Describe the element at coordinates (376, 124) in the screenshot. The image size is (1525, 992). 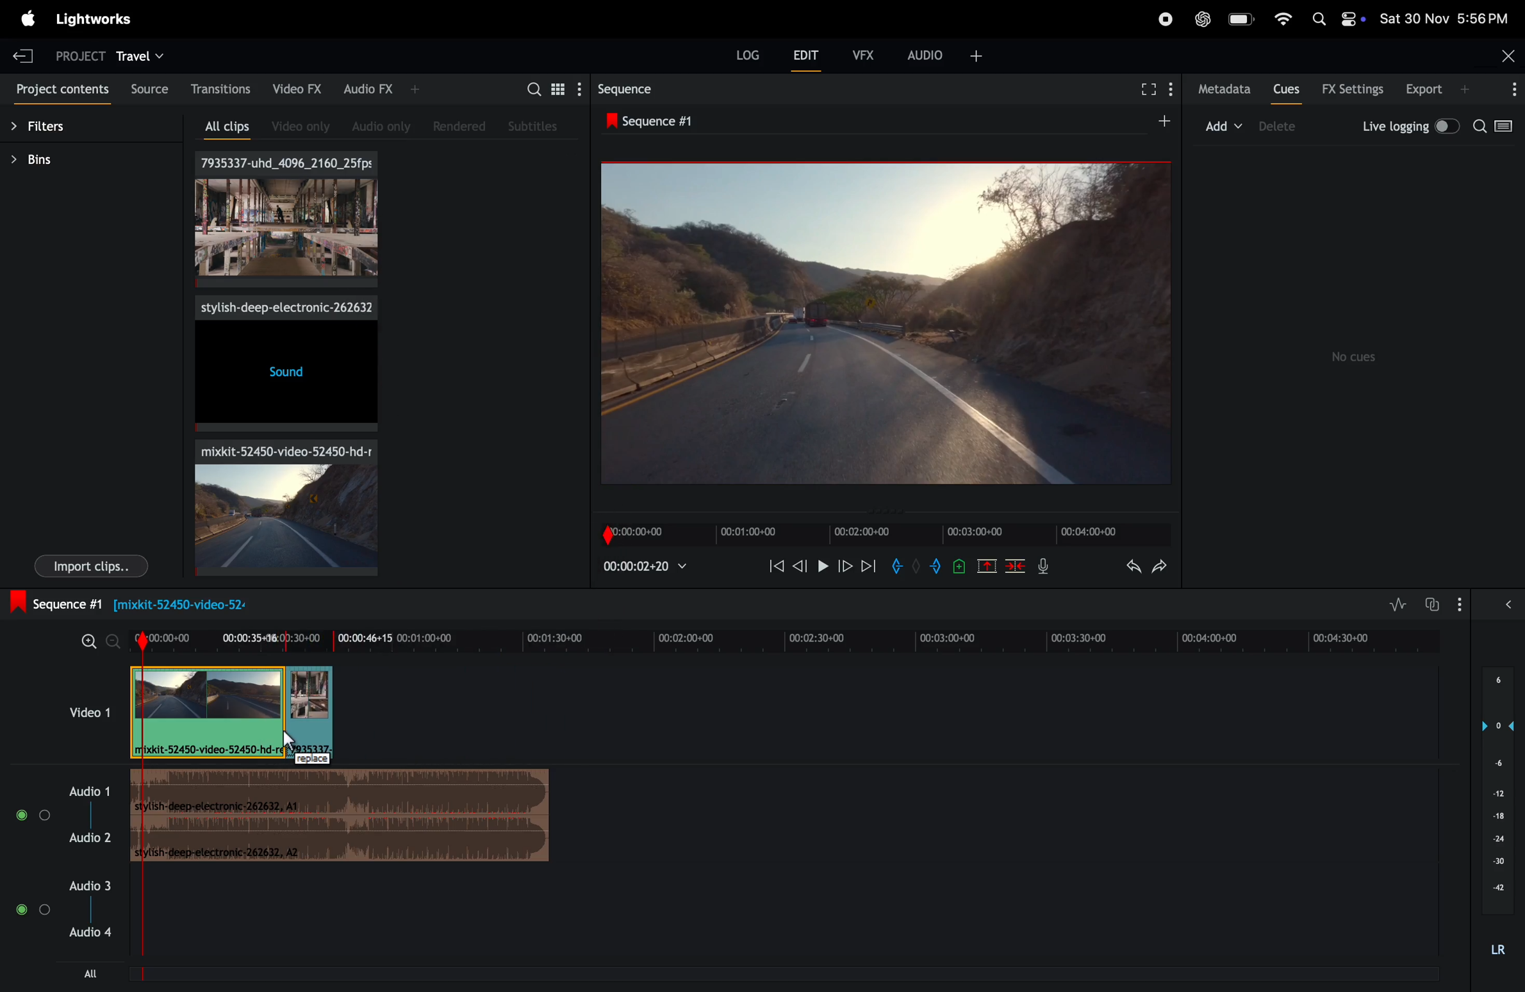
I see `audio only` at that location.